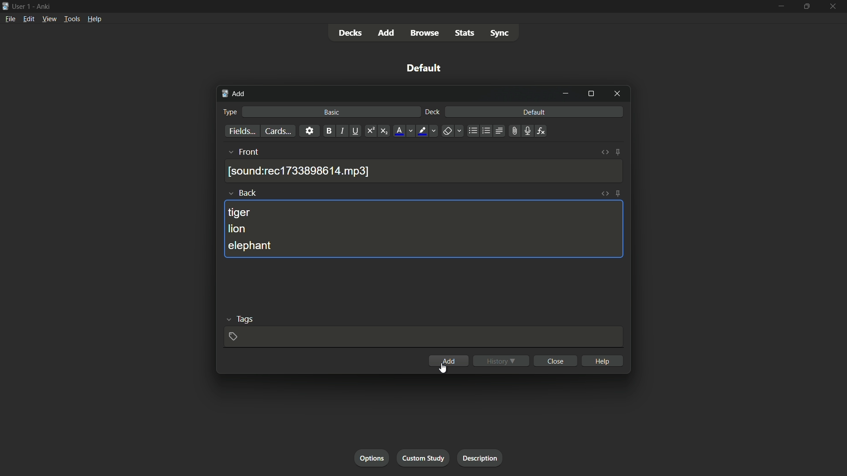 This screenshot has height=476, width=847. Describe the element at coordinates (5, 5) in the screenshot. I see `app icon` at that location.